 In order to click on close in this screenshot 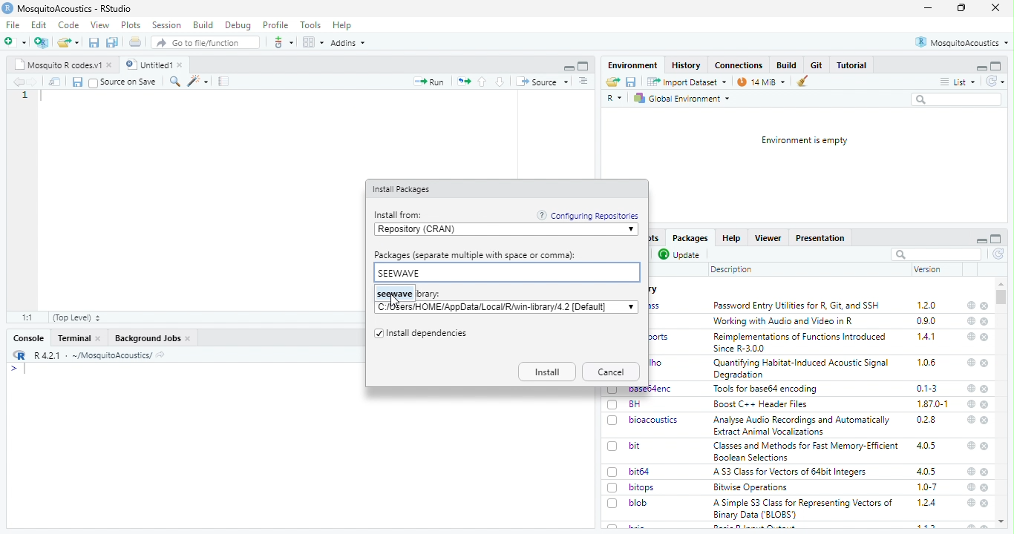, I will do `click(986, 306)`.